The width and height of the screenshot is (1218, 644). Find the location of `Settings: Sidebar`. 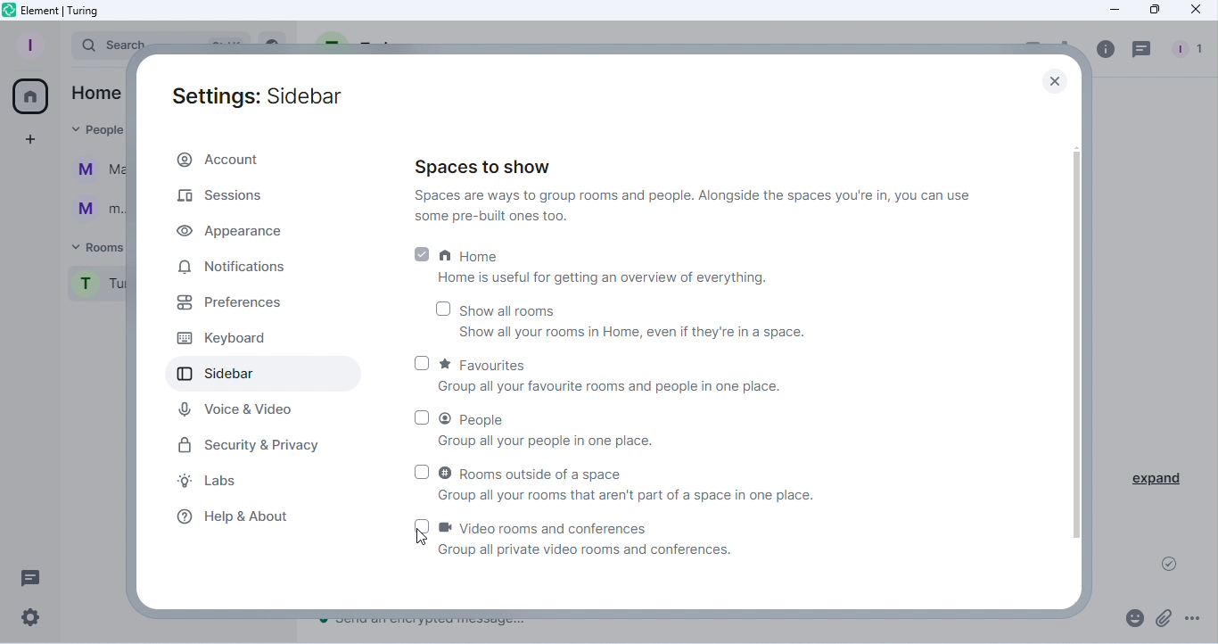

Settings: Sidebar is located at coordinates (267, 91).